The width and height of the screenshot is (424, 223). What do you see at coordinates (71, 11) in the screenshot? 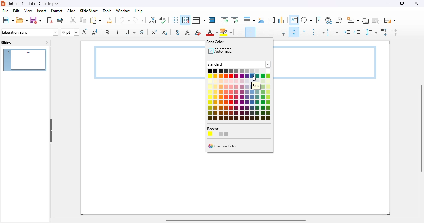
I see `slide` at bounding box center [71, 11].